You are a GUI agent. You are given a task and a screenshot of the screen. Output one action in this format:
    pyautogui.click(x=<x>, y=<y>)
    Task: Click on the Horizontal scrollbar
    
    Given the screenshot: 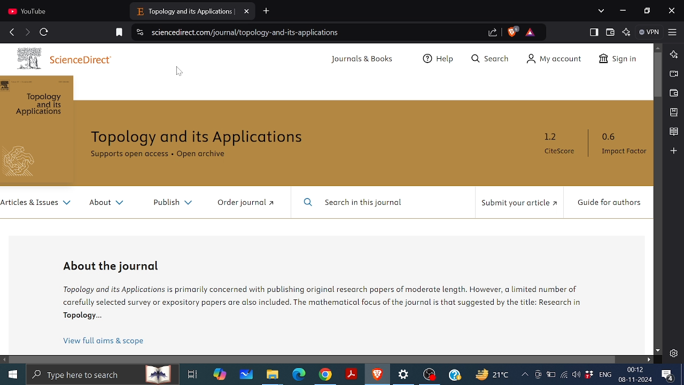 What is the action you would take?
    pyautogui.click(x=313, y=359)
    